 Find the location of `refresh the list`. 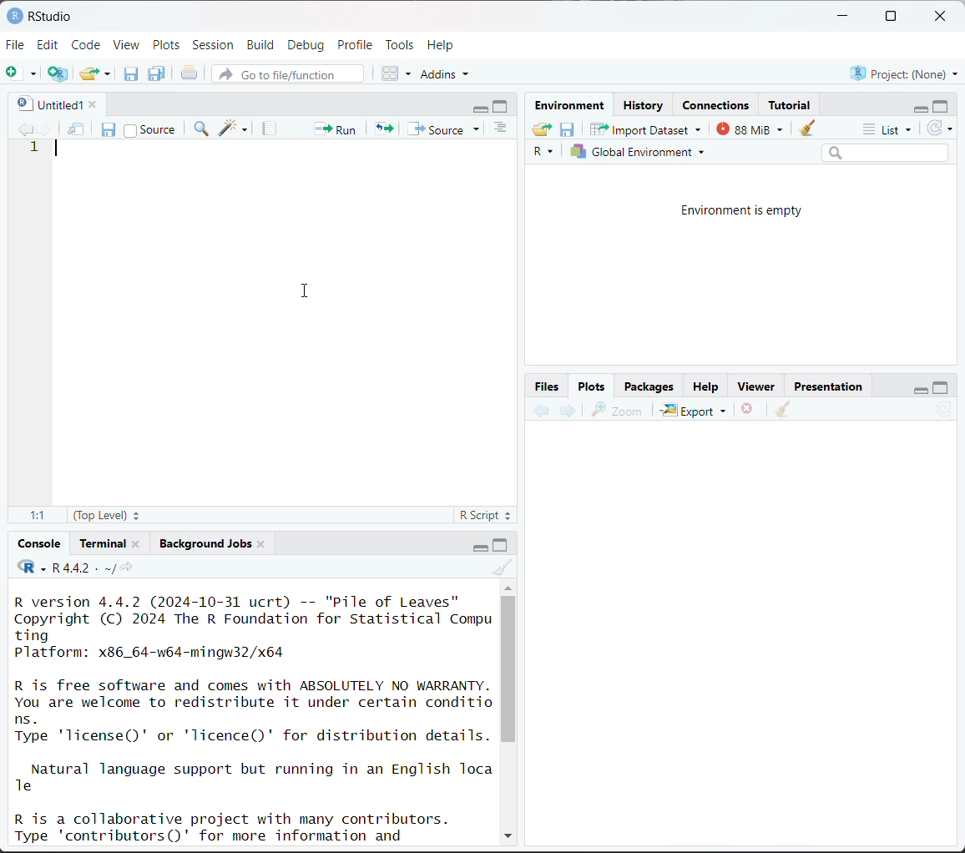

refresh the list is located at coordinates (940, 129).